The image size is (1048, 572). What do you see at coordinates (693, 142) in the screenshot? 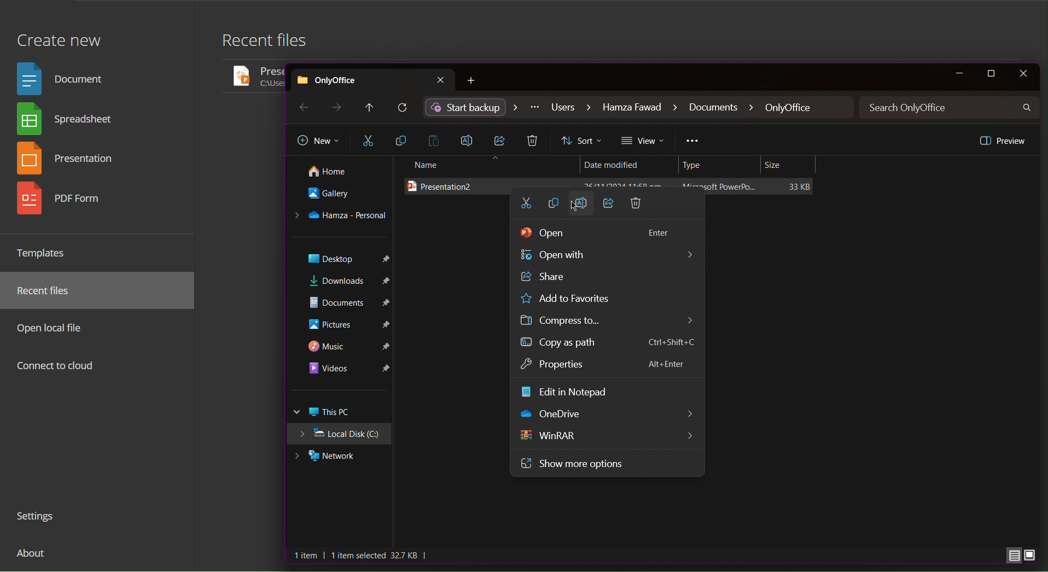
I see `More` at bounding box center [693, 142].